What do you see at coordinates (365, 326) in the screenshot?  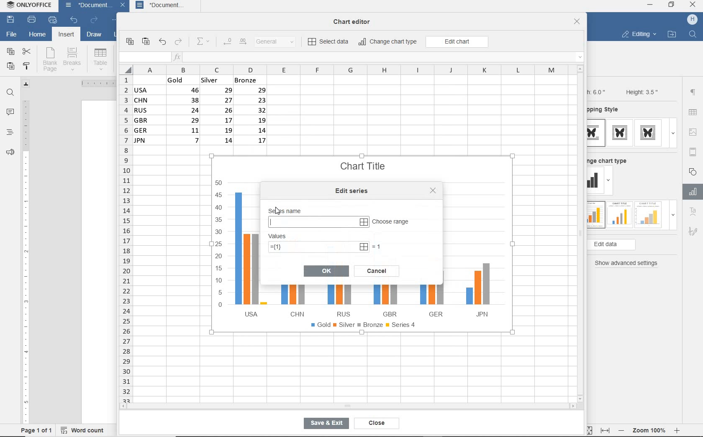 I see `legend` at bounding box center [365, 326].